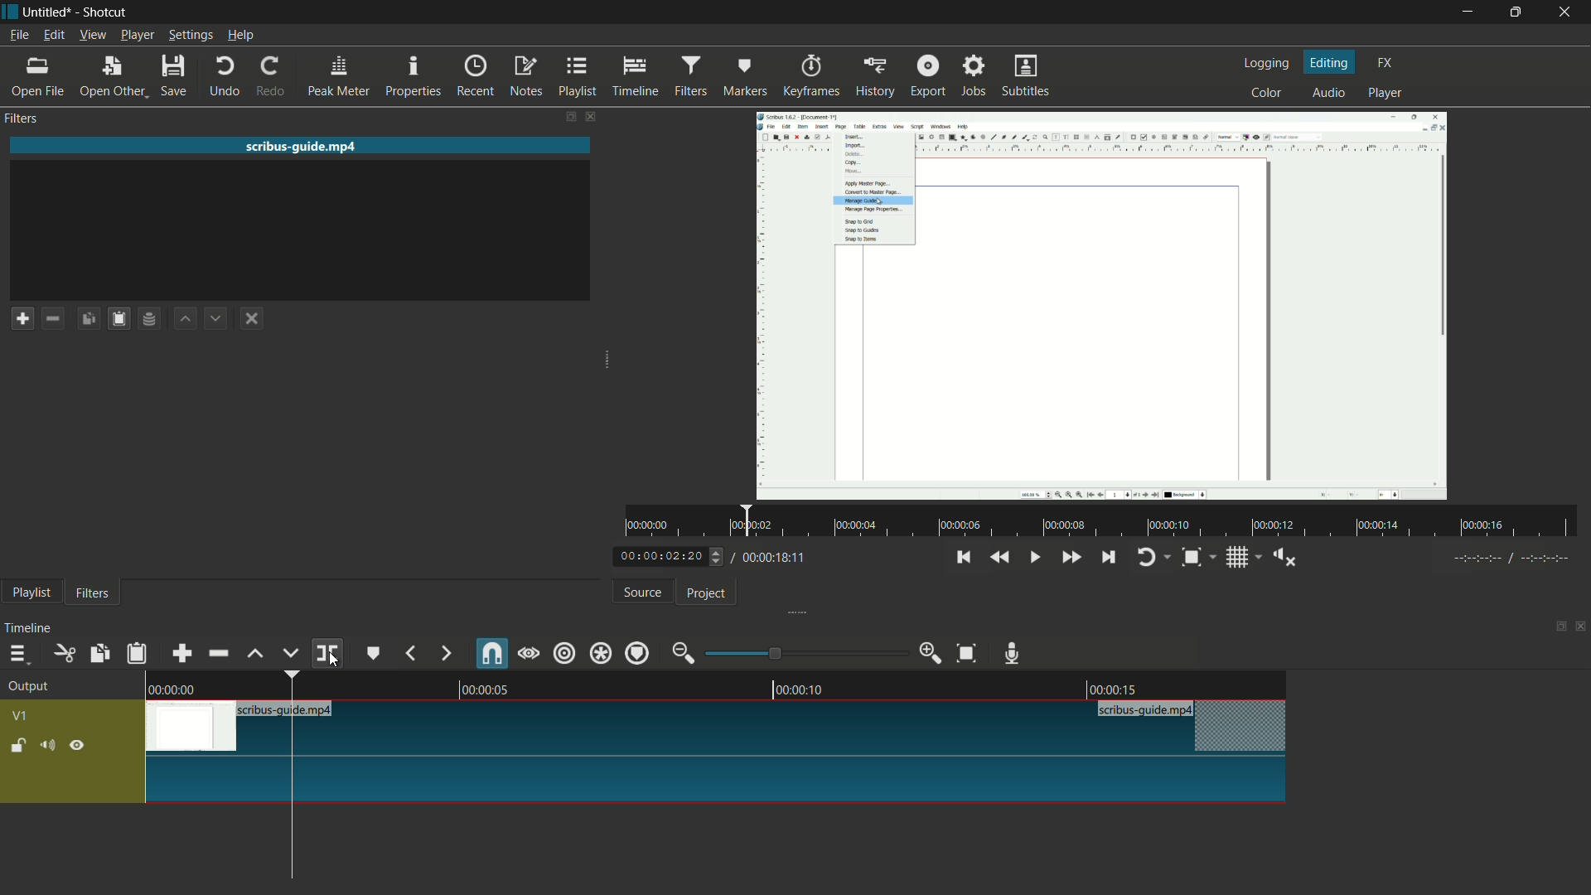 The height and width of the screenshot is (895, 1591). Describe the element at coordinates (181, 653) in the screenshot. I see `append` at that location.